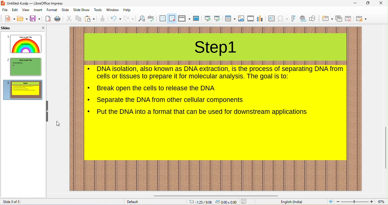 The width and height of the screenshot is (388, 205). What do you see at coordinates (196, 19) in the screenshot?
I see `master slide` at bounding box center [196, 19].